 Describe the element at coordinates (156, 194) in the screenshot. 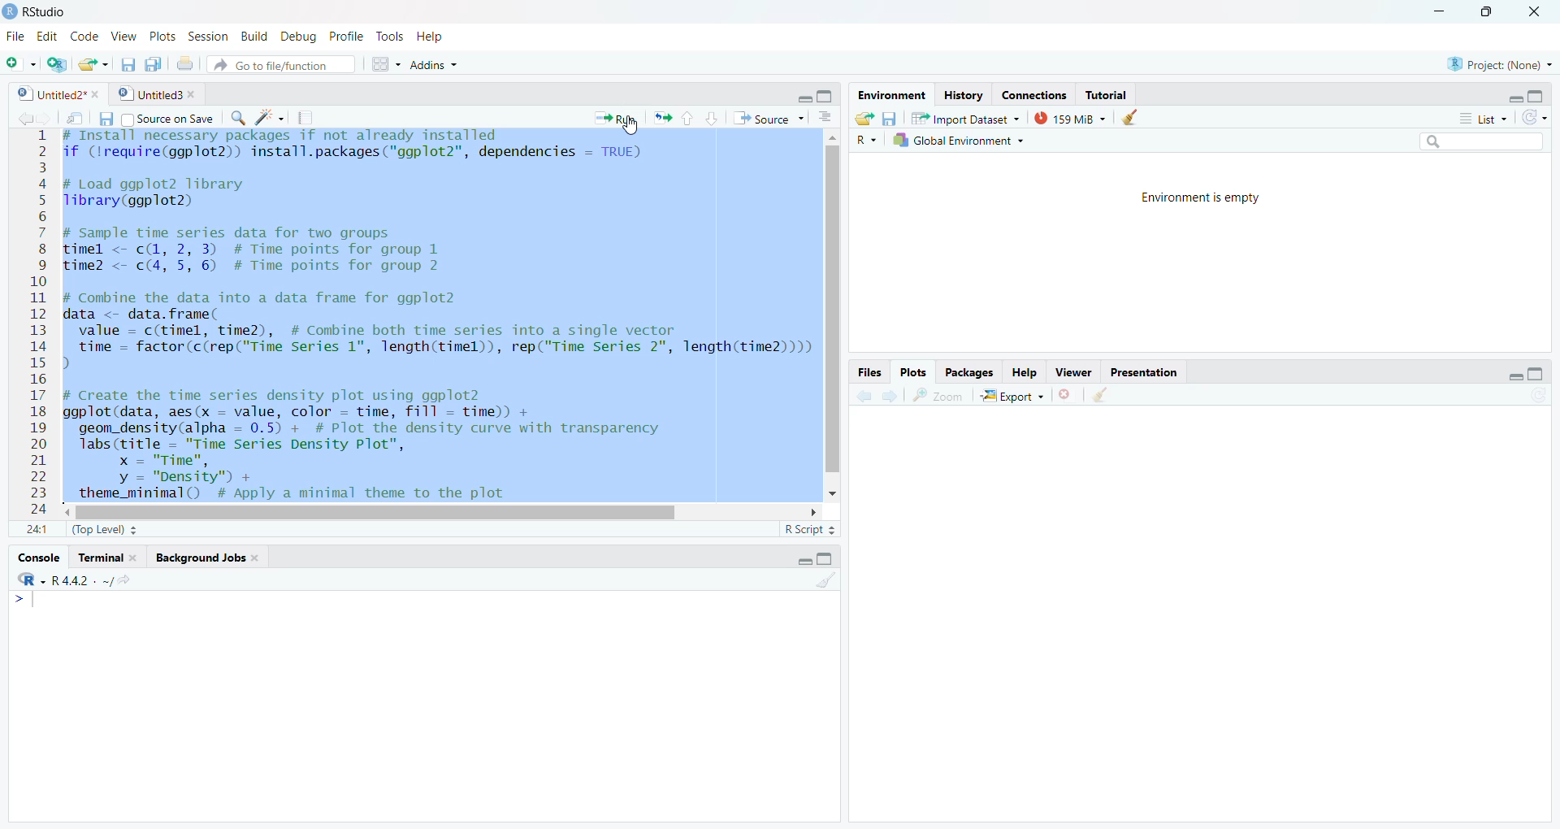

I see `# Load ggplot2 library
library(ggplot2)` at that location.